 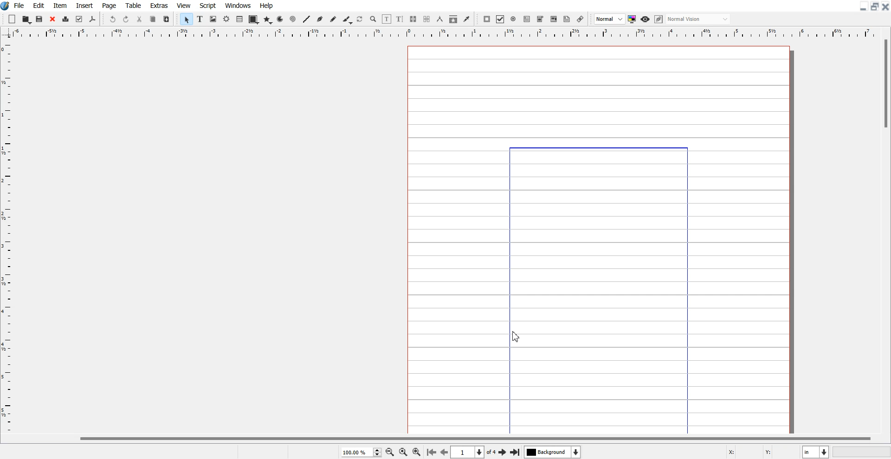 What do you see at coordinates (254, 19) in the screenshot?
I see `Shape` at bounding box center [254, 19].